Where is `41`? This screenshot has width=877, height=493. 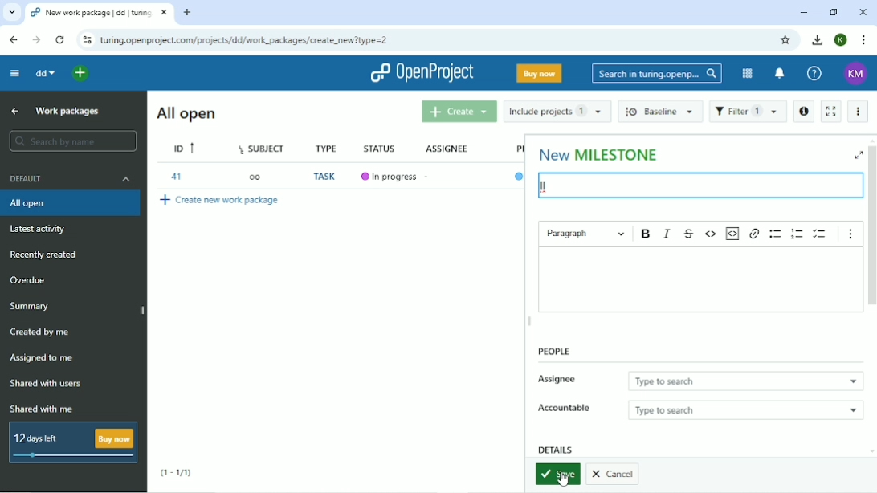 41 is located at coordinates (176, 176).